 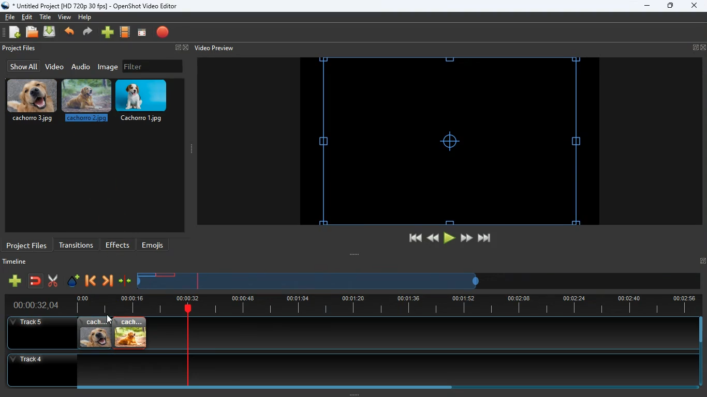 What do you see at coordinates (107, 282) in the screenshot?
I see `forward` at bounding box center [107, 282].